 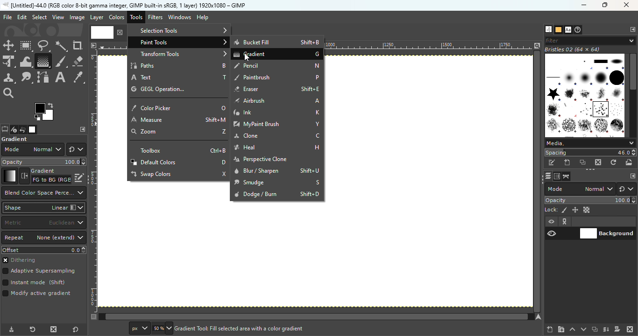 What do you see at coordinates (177, 65) in the screenshot?
I see `Paths` at bounding box center [177, 65].